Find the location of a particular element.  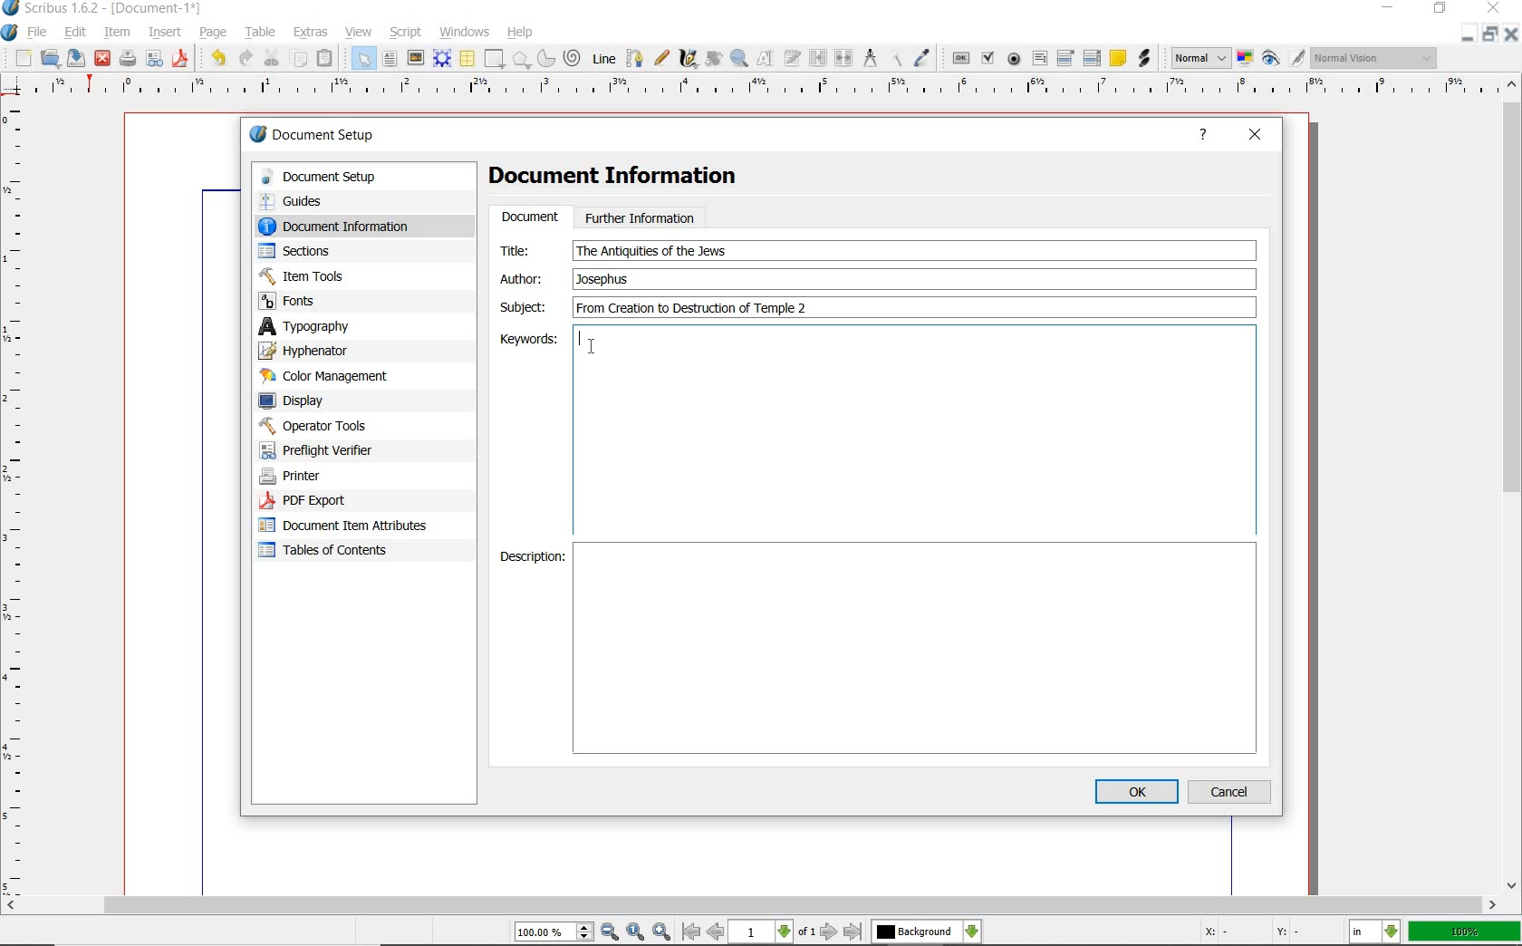

cancel is located at coordinates (1232, 791).